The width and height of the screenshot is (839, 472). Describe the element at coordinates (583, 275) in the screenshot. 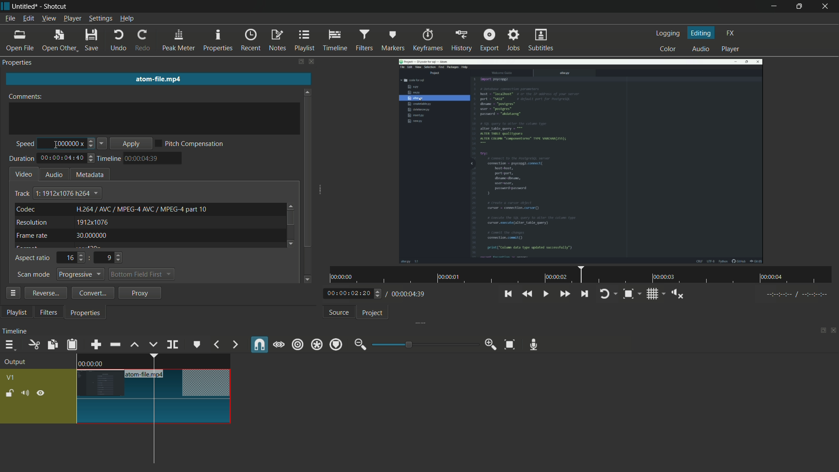

I see `time` at that location.